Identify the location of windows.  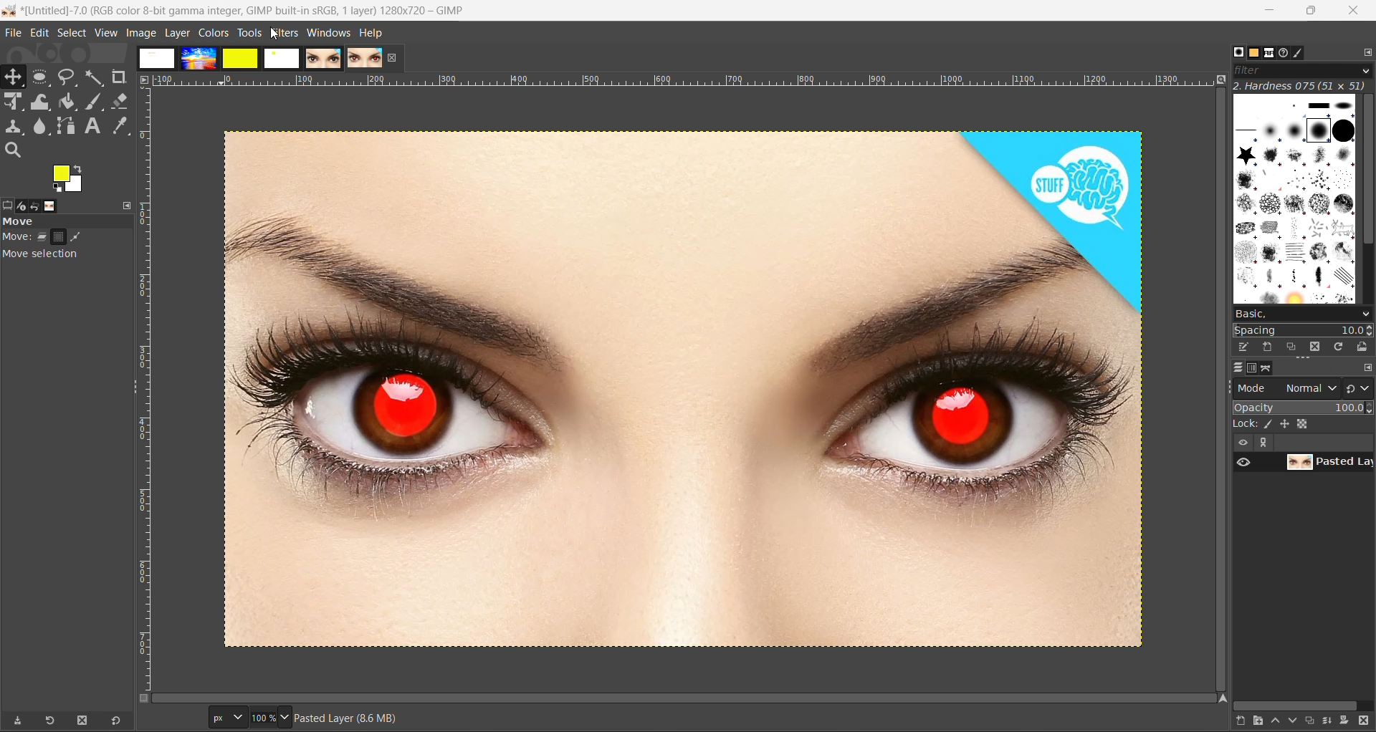
(329, 33).